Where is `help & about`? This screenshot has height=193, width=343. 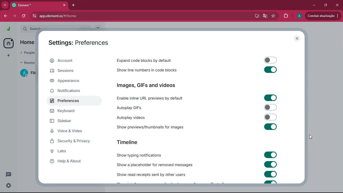
help & about is located at coordinates (71, 161).